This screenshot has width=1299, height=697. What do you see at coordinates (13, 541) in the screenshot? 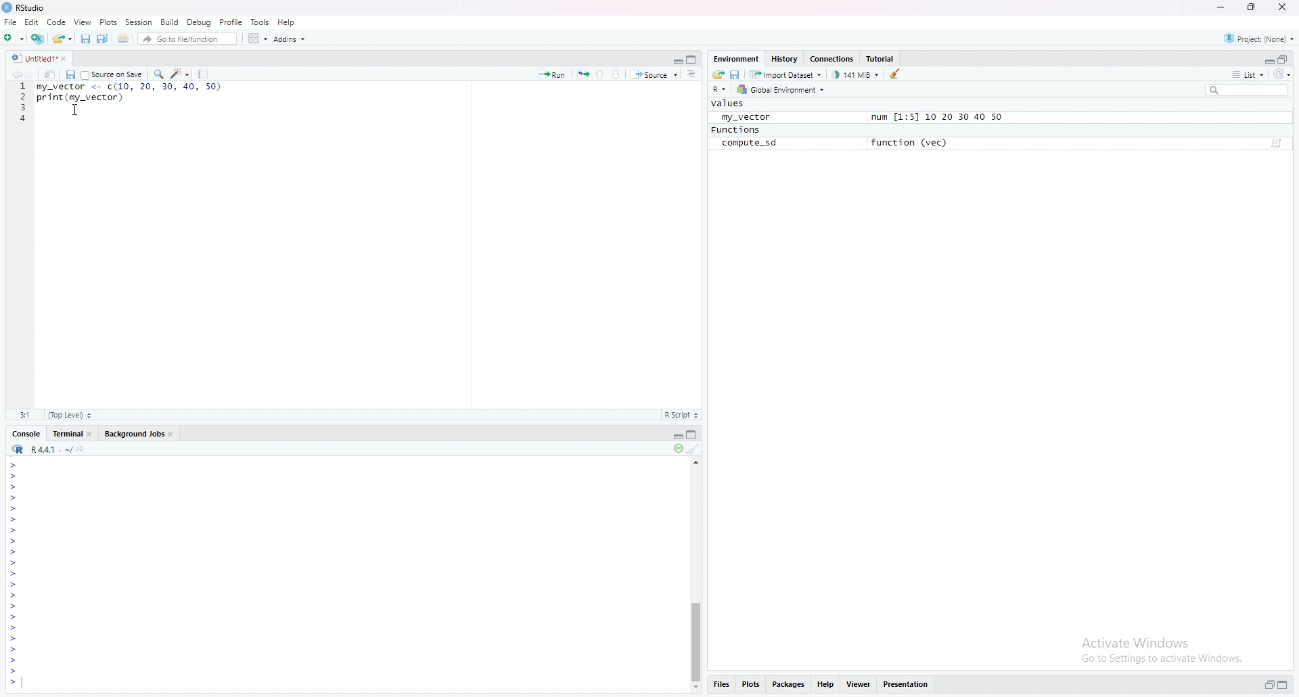
I see `prompt cursor` at bounding box center [13, 541].